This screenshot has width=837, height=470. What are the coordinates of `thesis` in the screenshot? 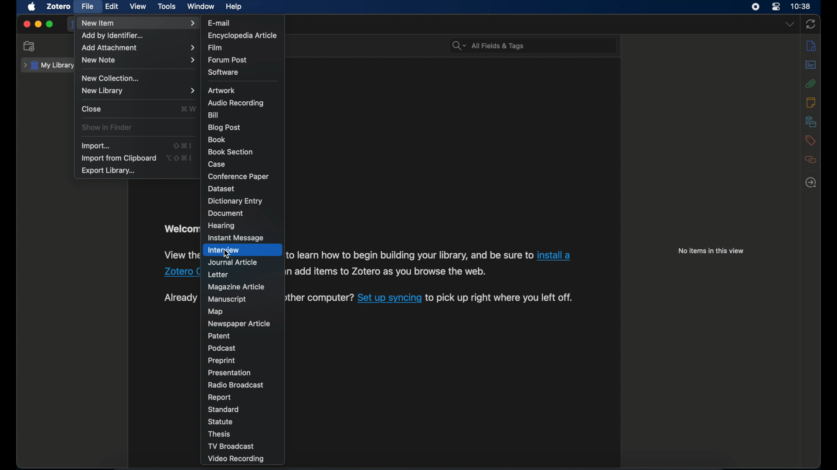 It's located at (219, 434).